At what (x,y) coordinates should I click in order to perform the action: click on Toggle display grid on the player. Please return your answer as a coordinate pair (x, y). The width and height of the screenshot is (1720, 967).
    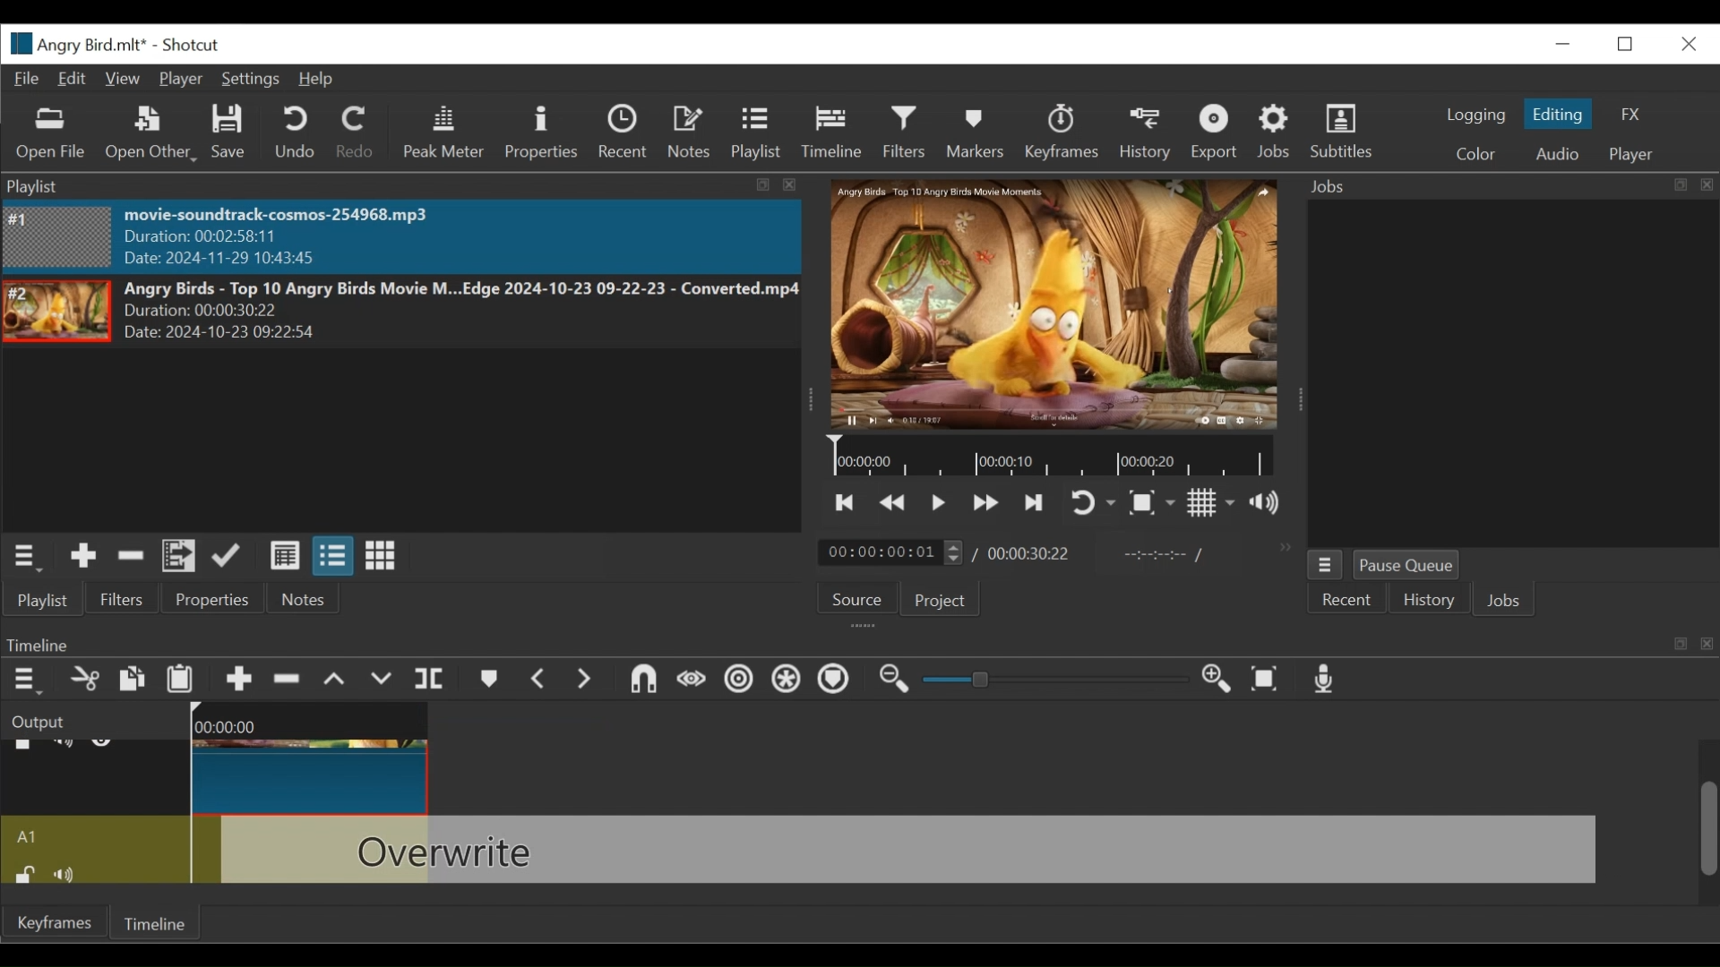
    Looking at the image, I should click on (1212, 504).